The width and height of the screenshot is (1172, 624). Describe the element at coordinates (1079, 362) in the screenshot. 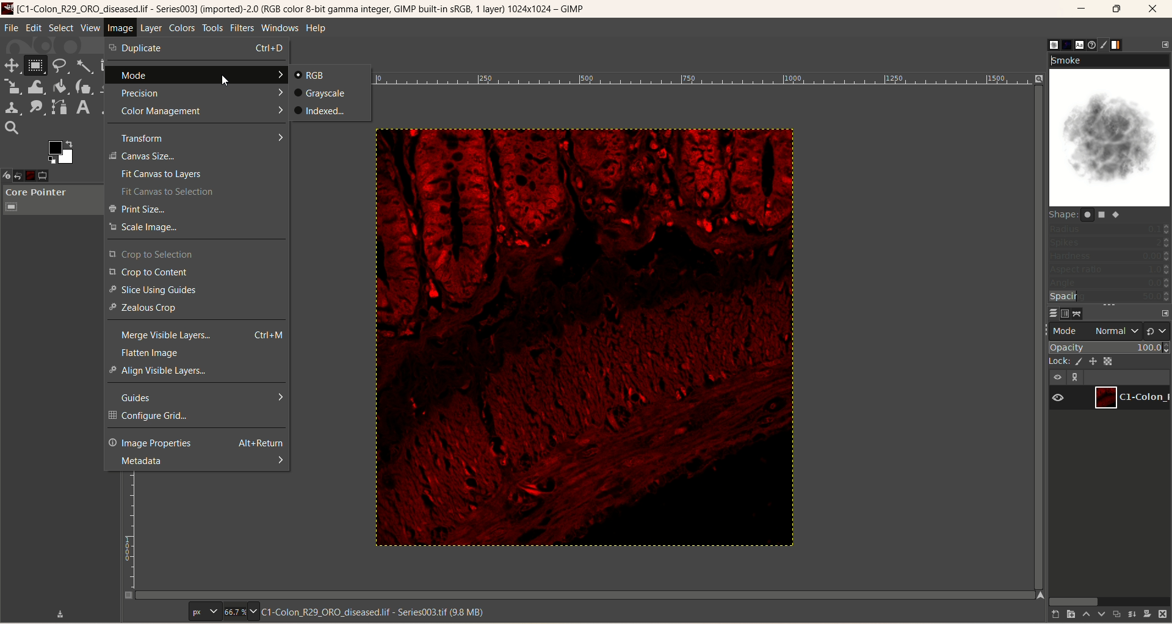

I see `lock pixel` at that location.